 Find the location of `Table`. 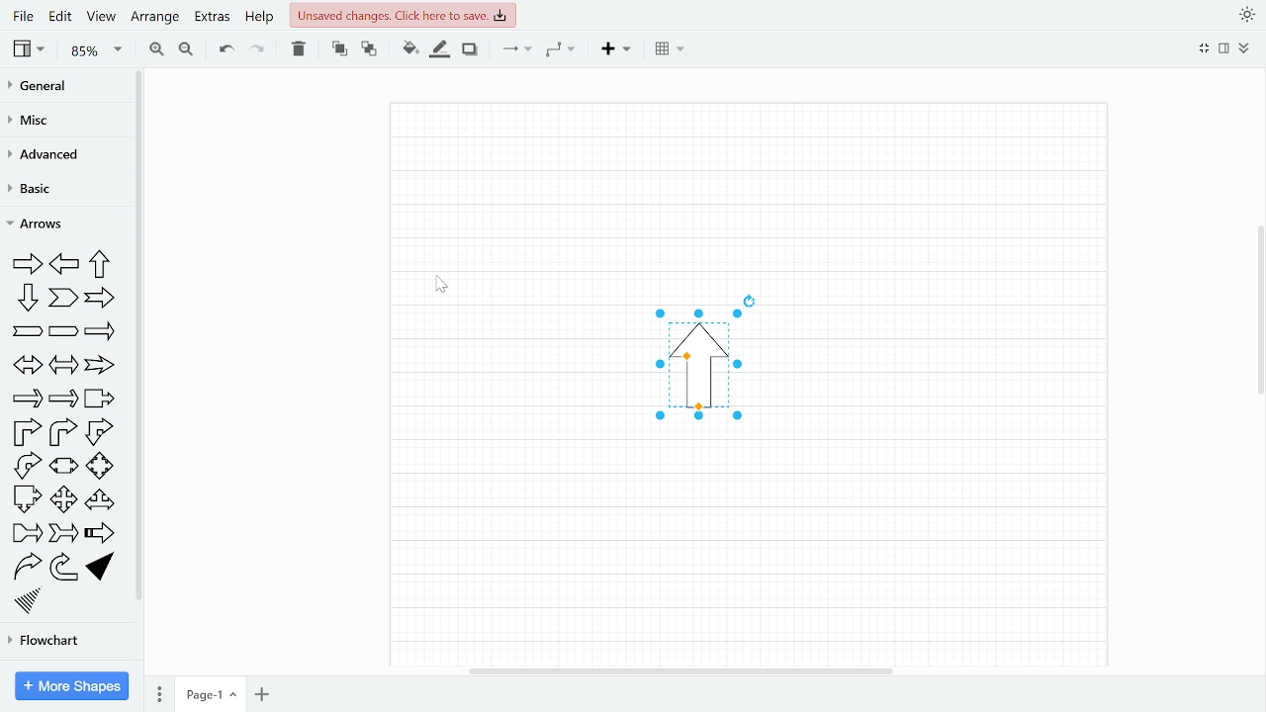

Table is located at coordinates (670, 50).